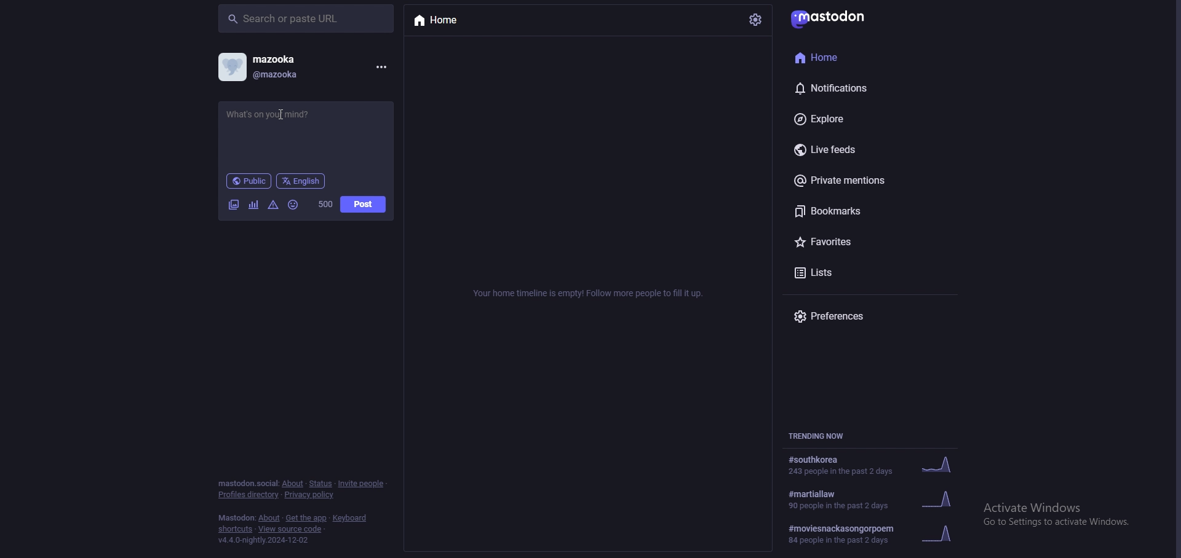  What do you see at coordinates (448, 21) in the screenshot?
I see `home` at bounding box center [448, 21].